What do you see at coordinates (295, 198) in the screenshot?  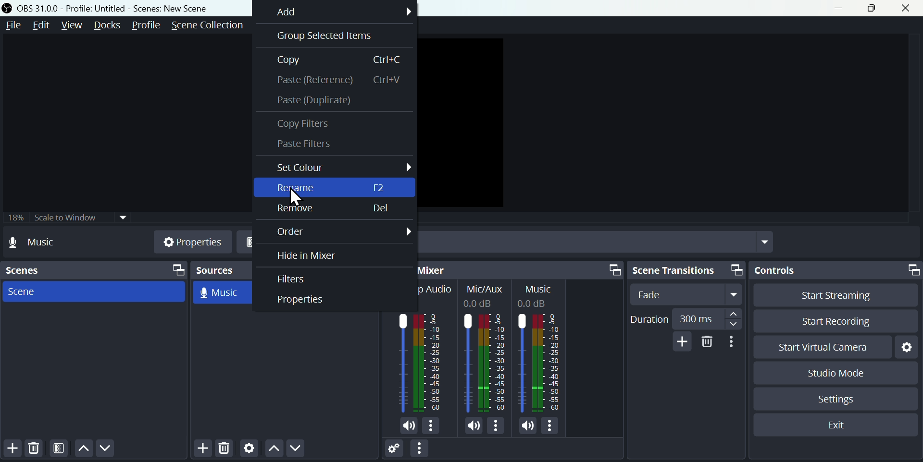 I see `cursor` at bounding box center [295, 198].